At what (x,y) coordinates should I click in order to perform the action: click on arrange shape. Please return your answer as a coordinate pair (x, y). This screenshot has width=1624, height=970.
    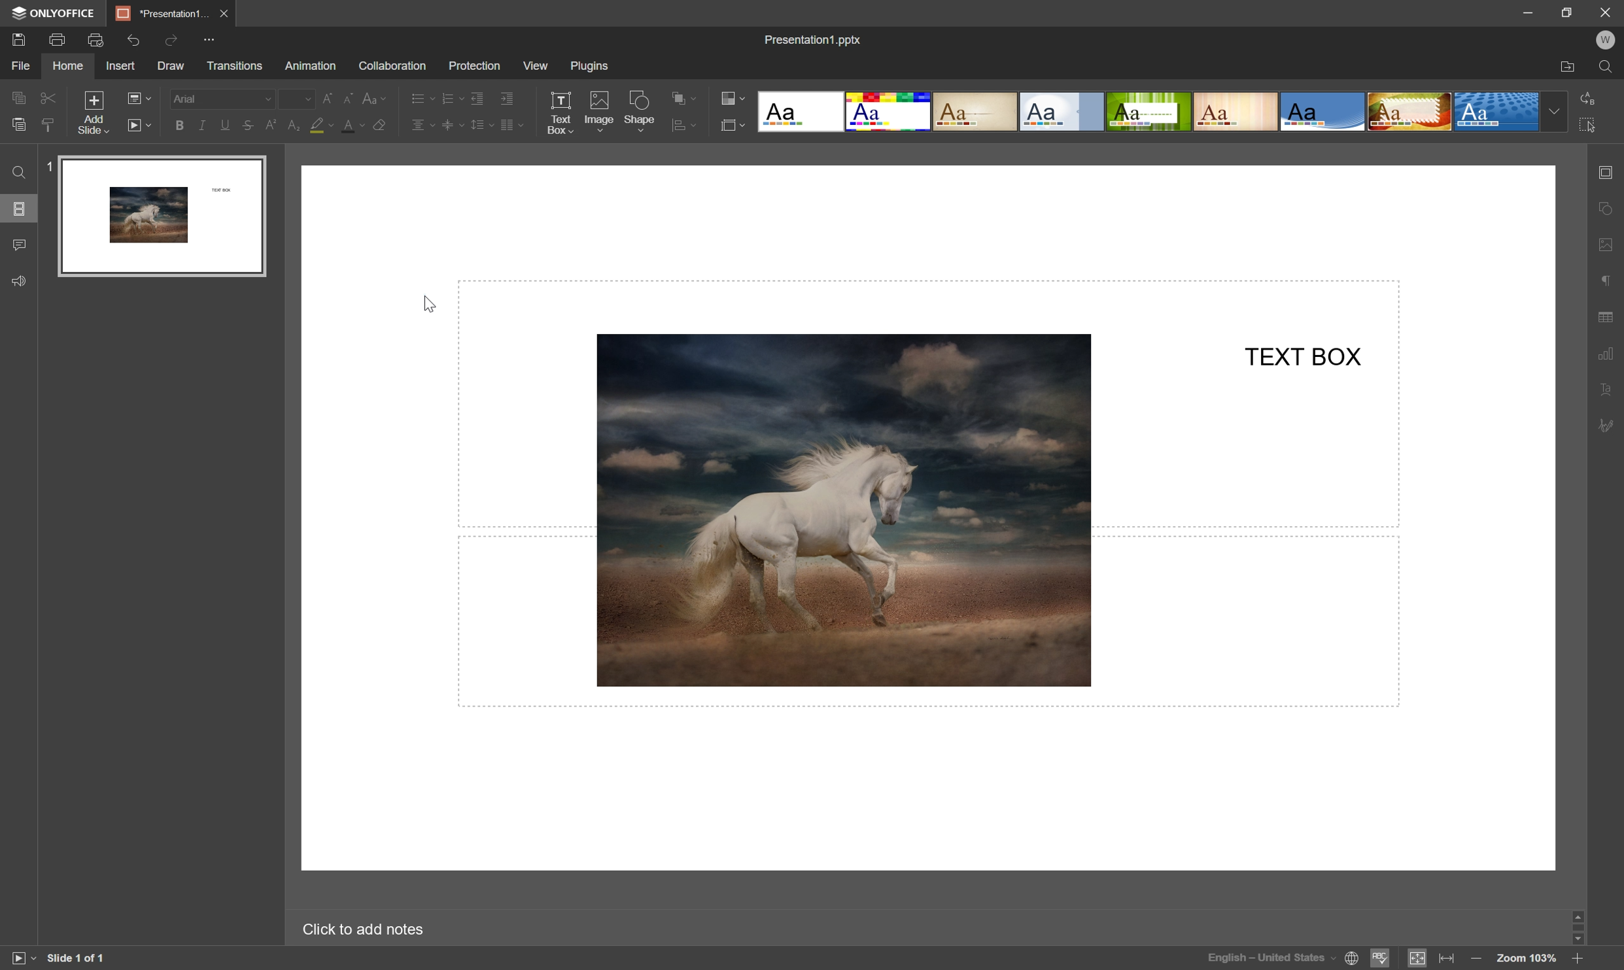
    Looking at the image, I should click on (684, 126).